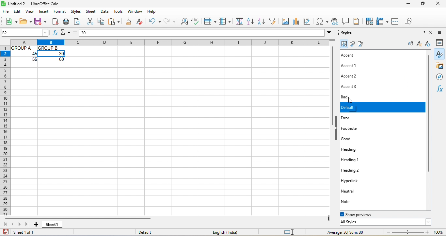 The height and width of the screenshot is (236, 446). I want to click on vertical scroll bar, so click(331, 88).